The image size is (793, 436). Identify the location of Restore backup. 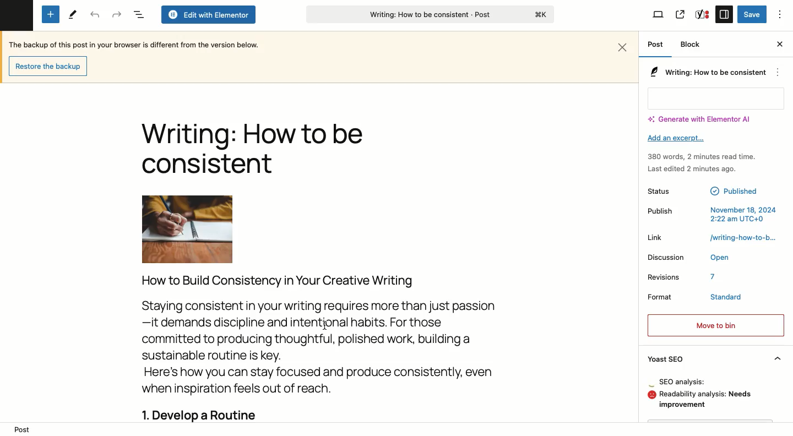
(47, 66).